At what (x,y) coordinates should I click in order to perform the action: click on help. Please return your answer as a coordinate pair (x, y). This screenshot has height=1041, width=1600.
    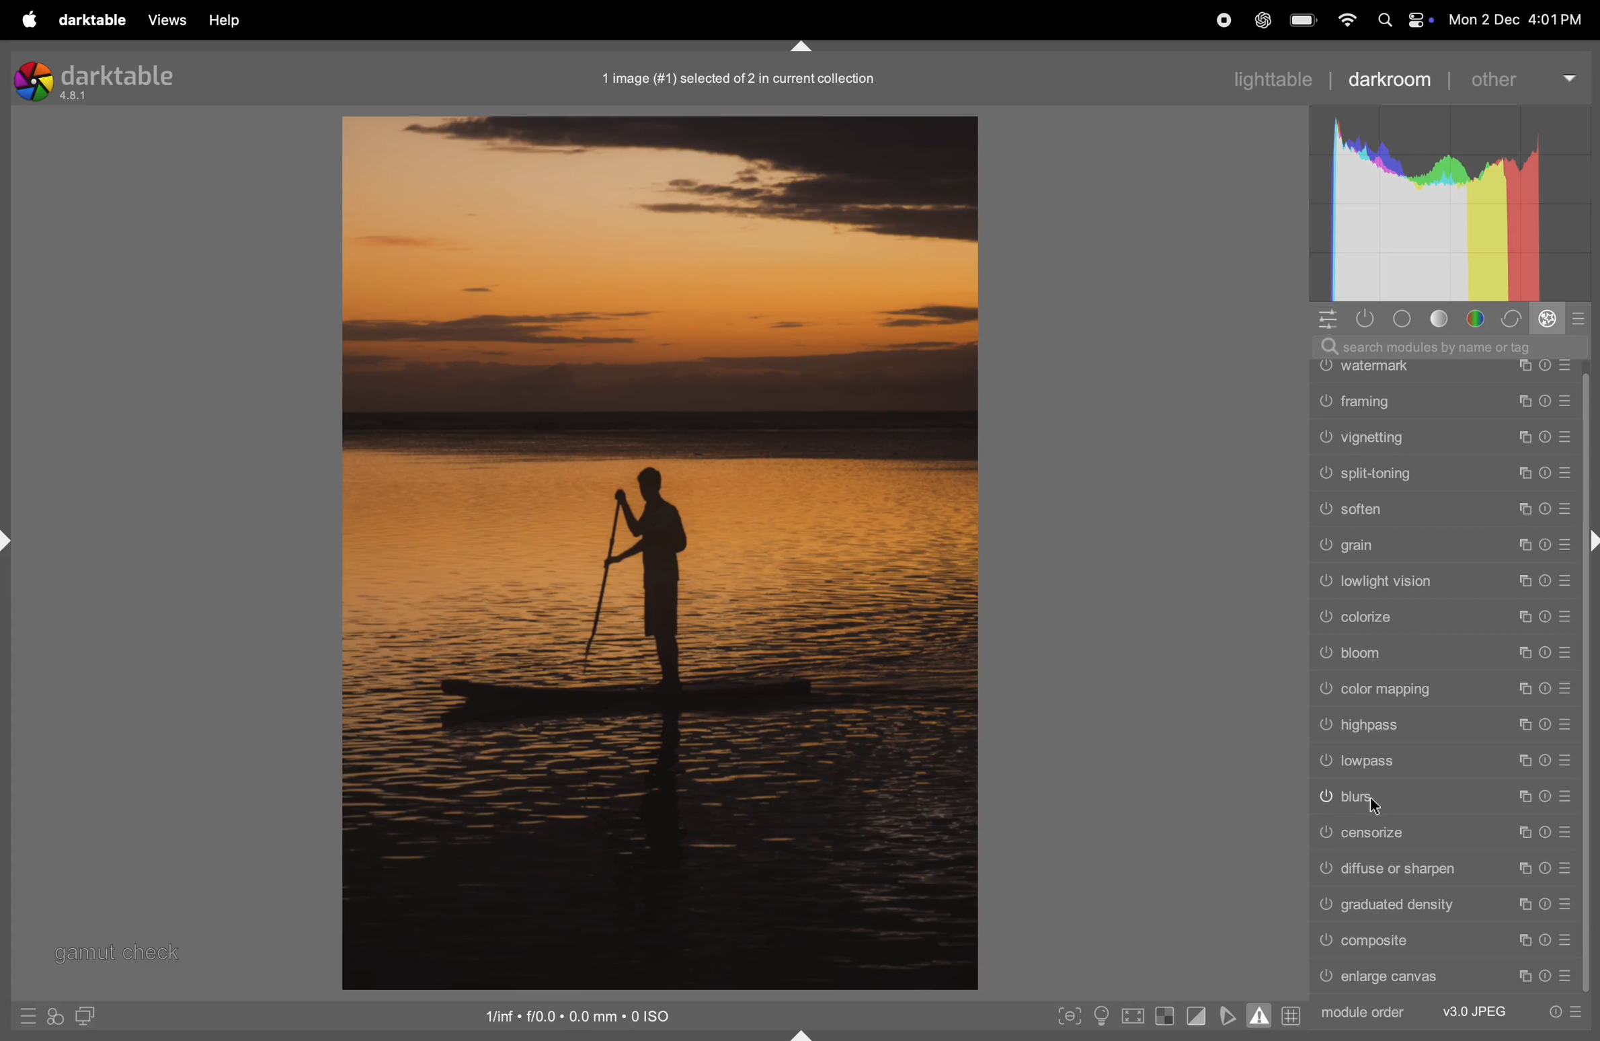
    Looking at the image, I should click on (229, 21).